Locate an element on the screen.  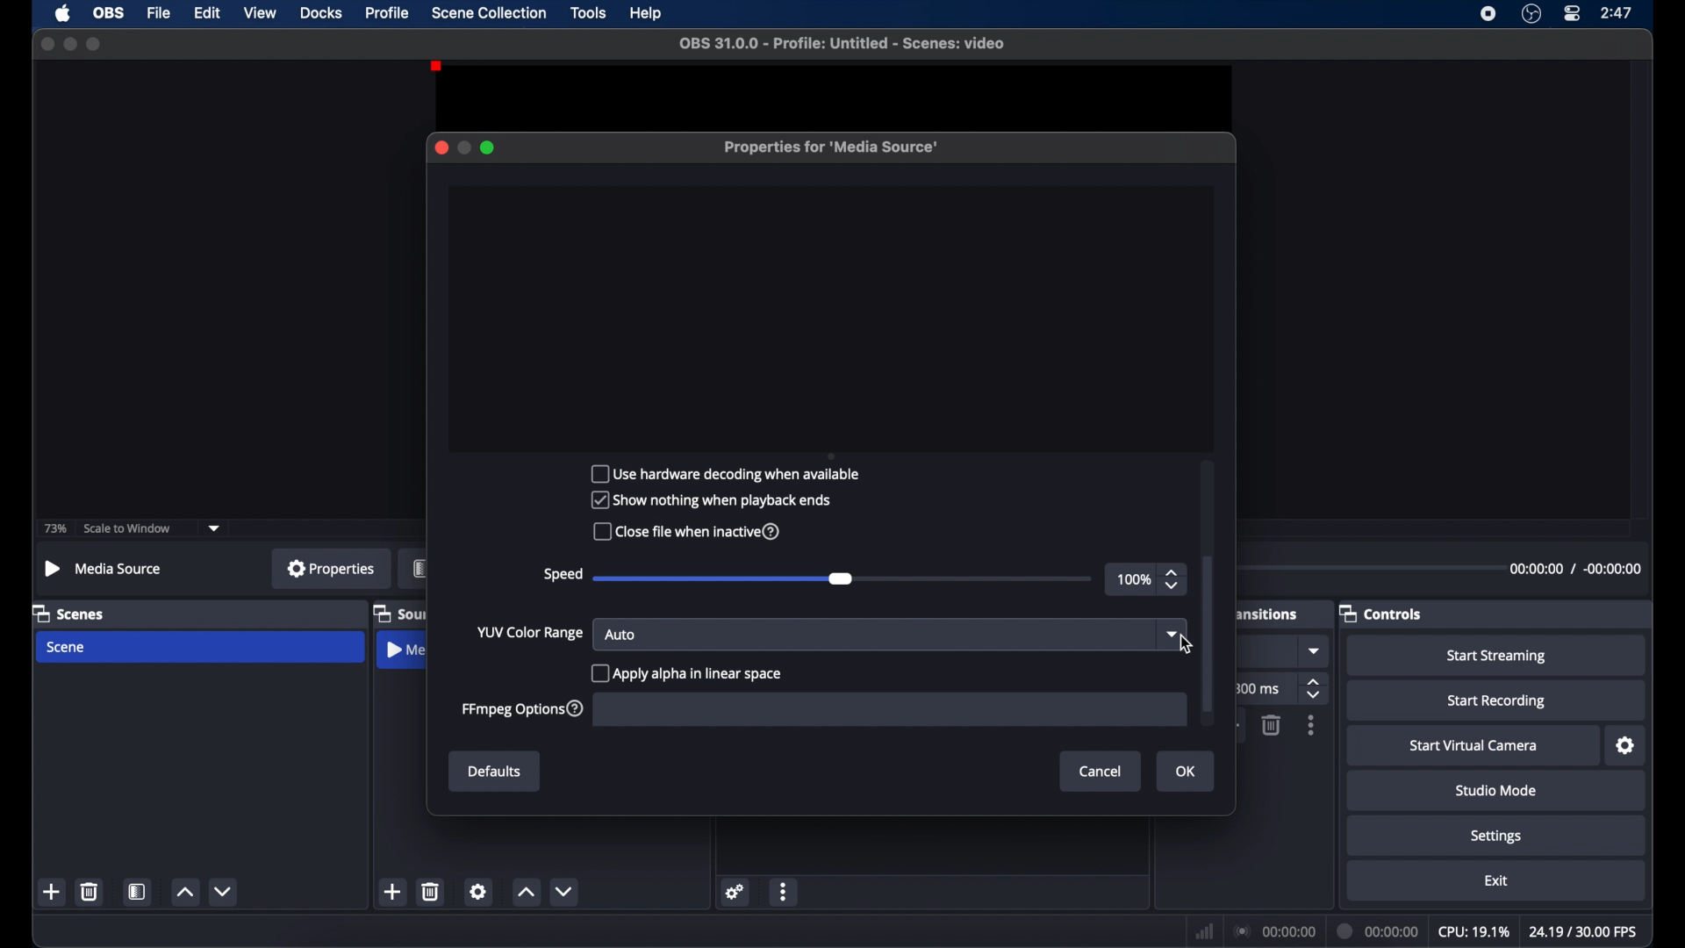
more options is located at coordinates (785, 891).